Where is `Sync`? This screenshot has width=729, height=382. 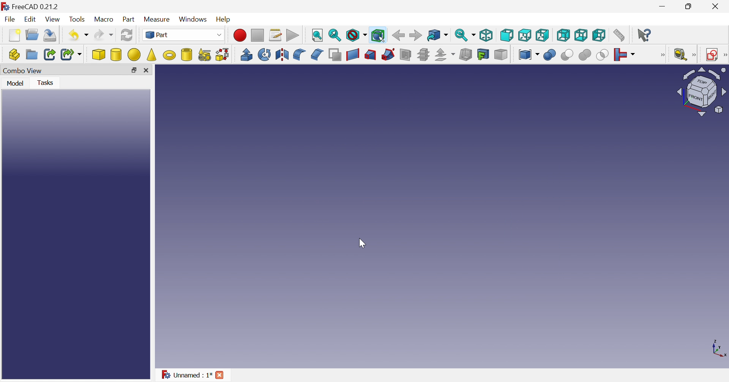 Sync is located at coordinates (466, 35).